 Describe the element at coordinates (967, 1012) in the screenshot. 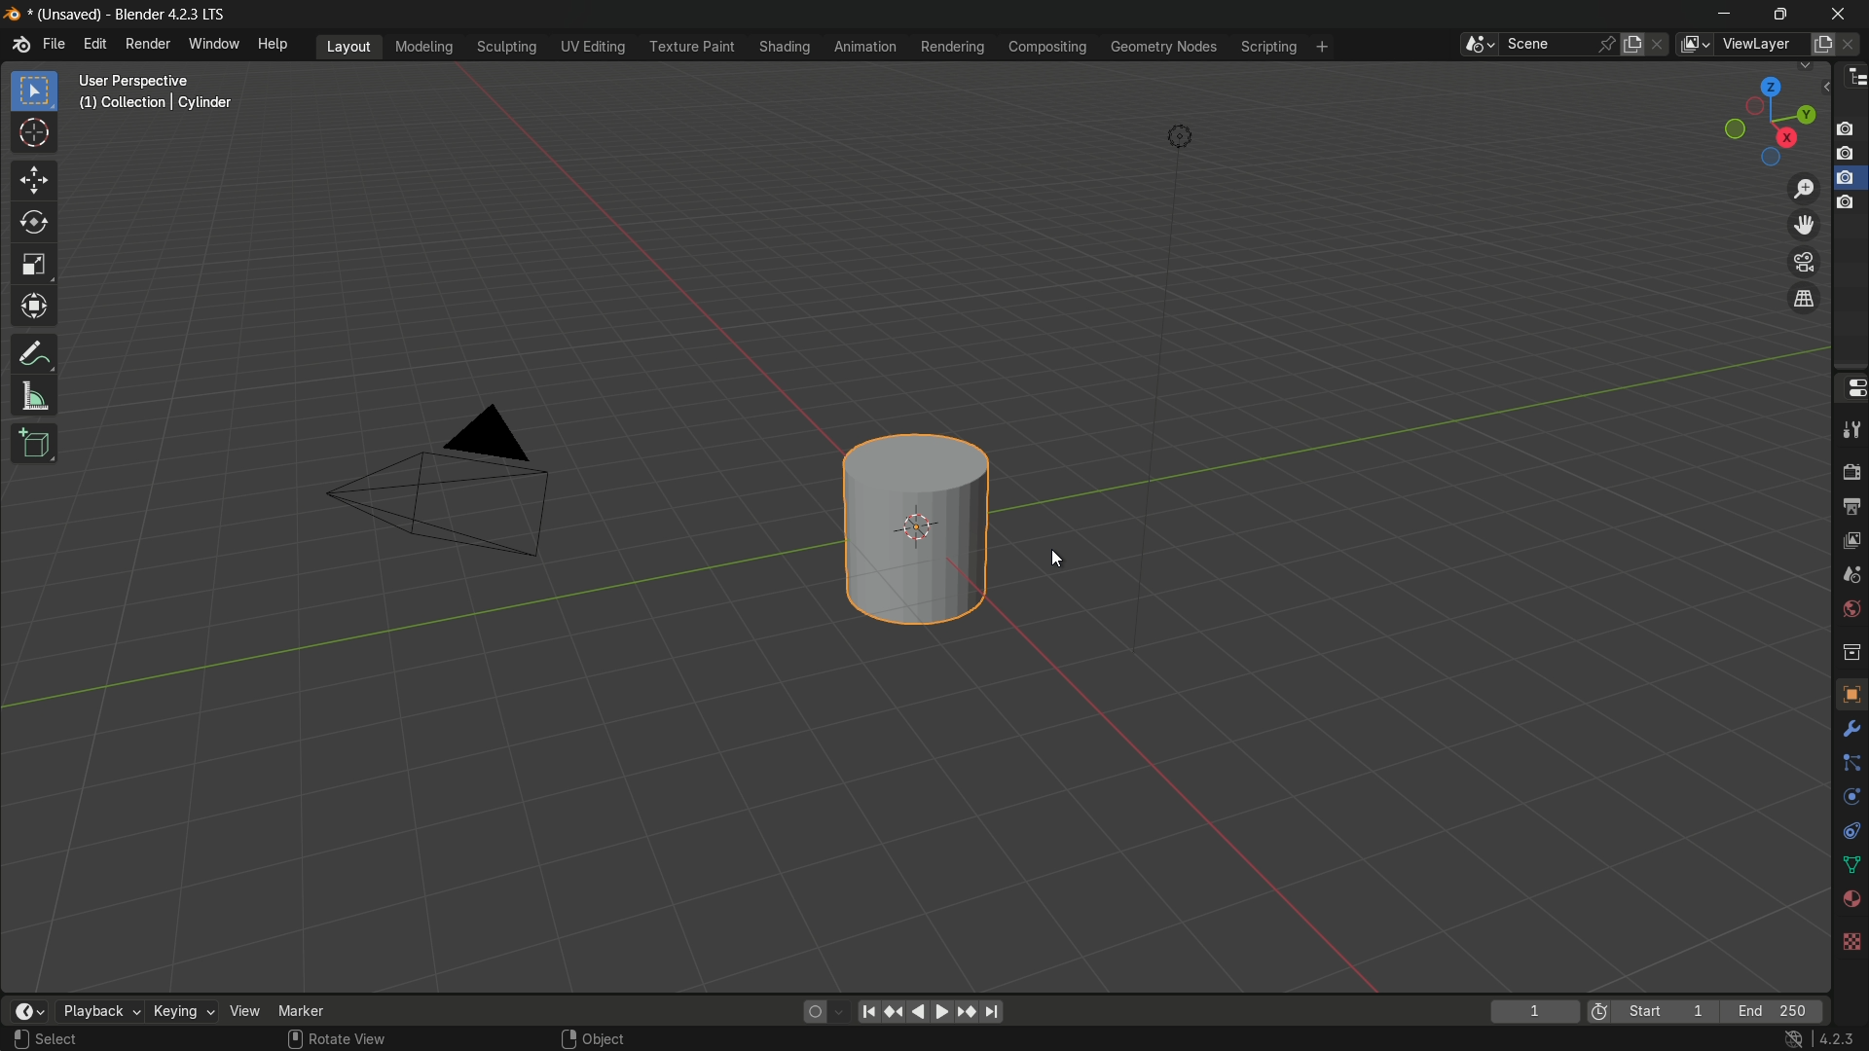

I see `jump to keyframe` at that location.